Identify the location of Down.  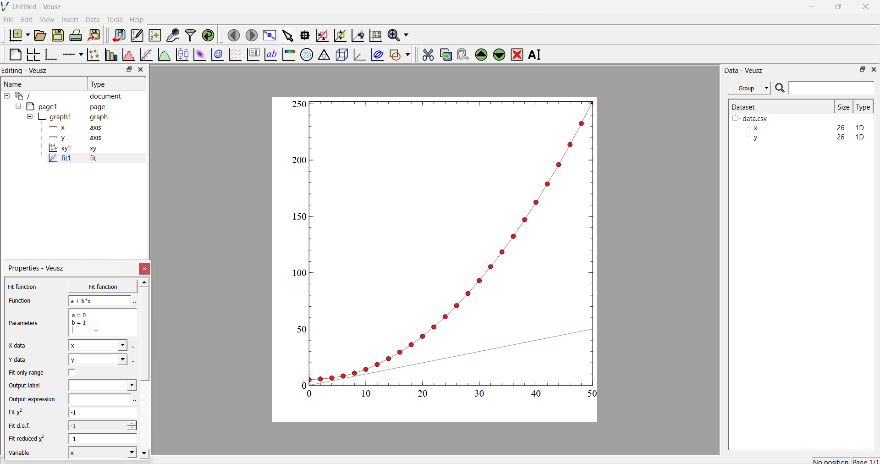
(499, 53).